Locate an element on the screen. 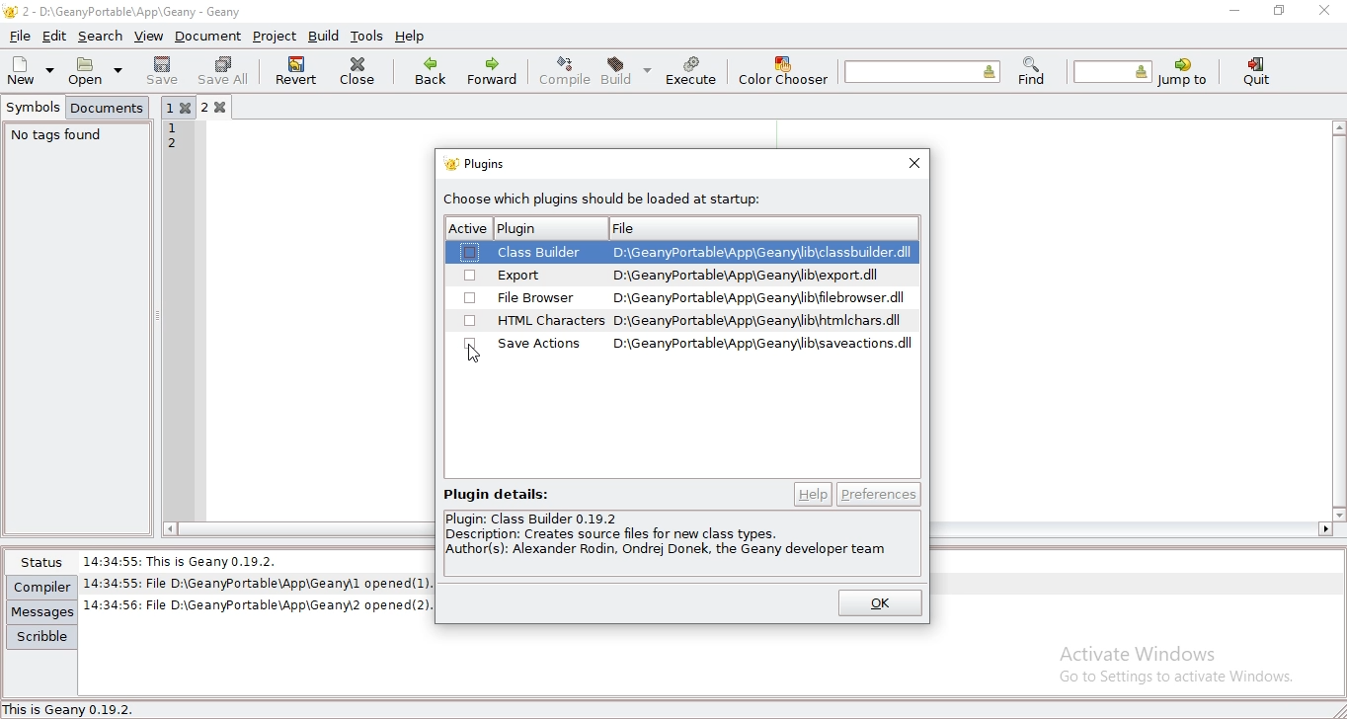 The width and height of the screenshot is (1347, 719). search is located at coordinates (102, 36).